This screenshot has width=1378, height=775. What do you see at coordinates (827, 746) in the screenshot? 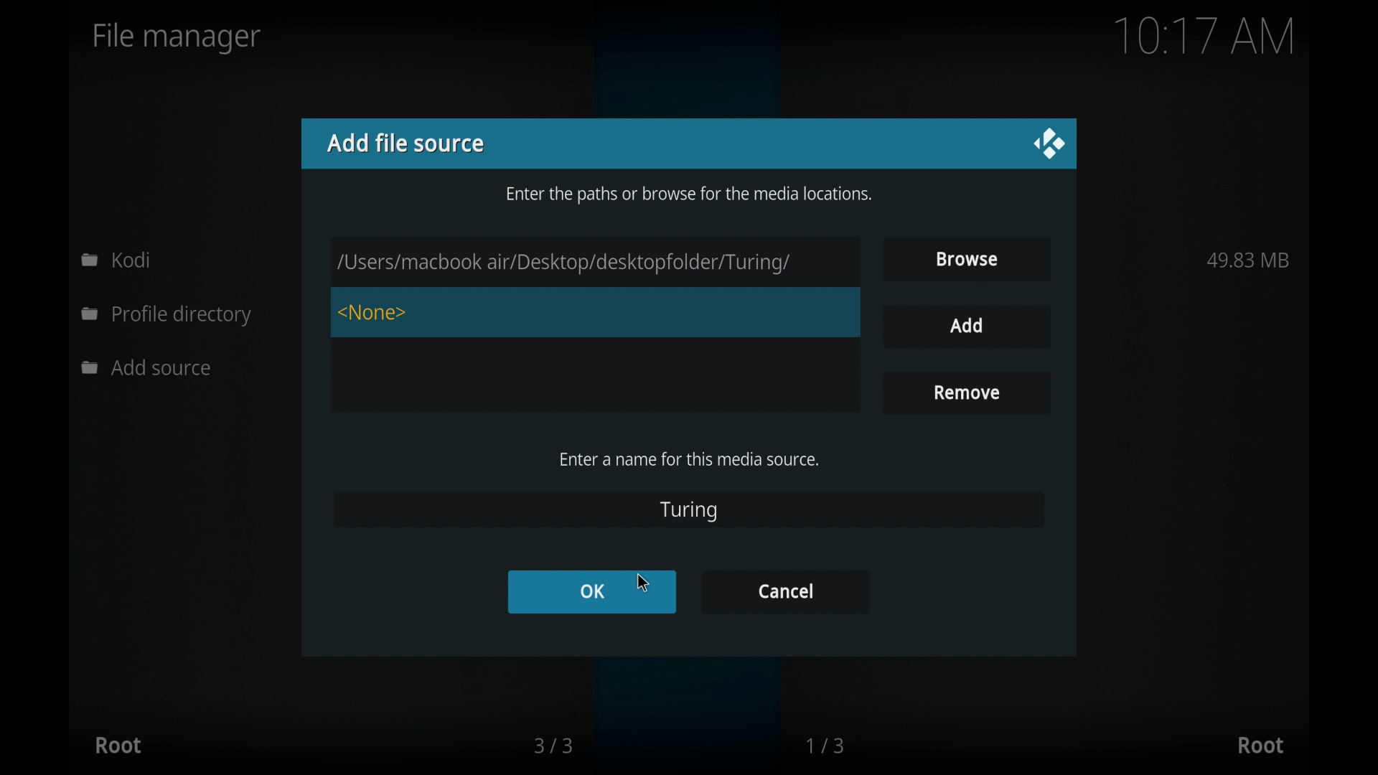
I see `1/3` at bounding box center [827, 746].